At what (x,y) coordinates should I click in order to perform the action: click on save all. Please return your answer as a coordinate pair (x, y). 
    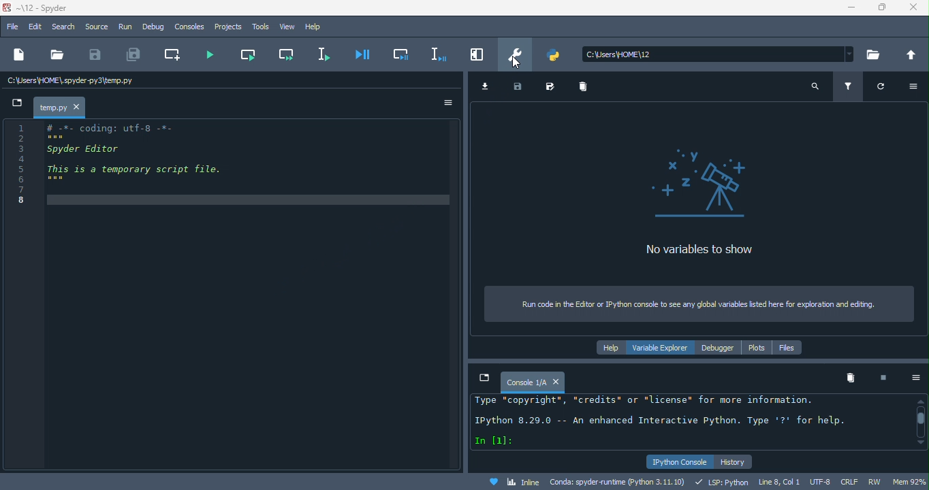
    Looking at the image, I should click on (134, 55).